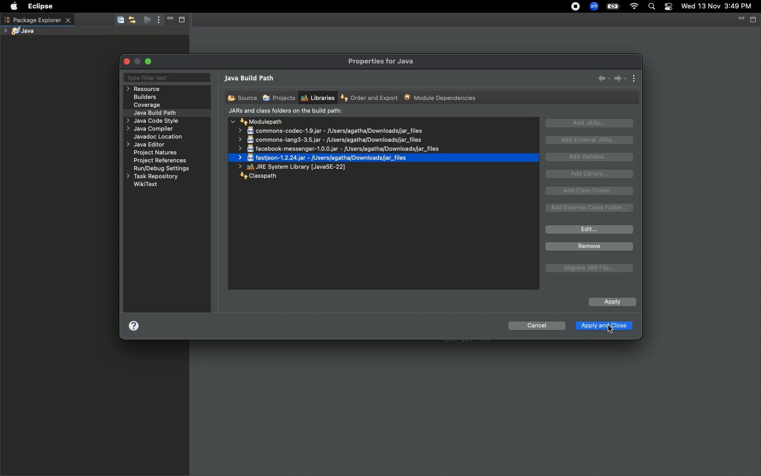 The height and width of the screenshot is (476, 761). Describe the element at coordinates (152, 130) in the screenshot. I see `Java compiler` at that location.